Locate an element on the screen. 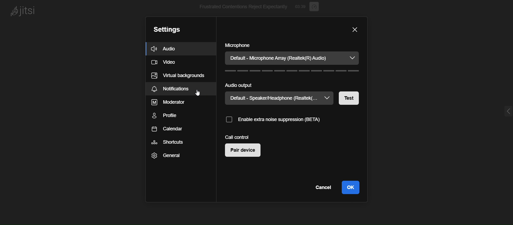 The width and height of the screenshot is (513, 225). volume level is located at coordinates (292, 72).